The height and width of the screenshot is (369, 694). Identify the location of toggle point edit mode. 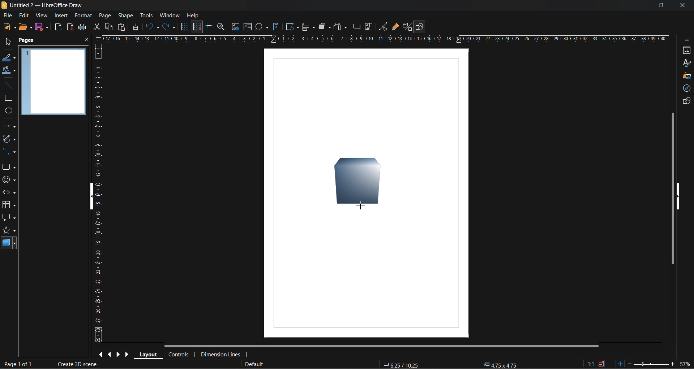
(384, 26).